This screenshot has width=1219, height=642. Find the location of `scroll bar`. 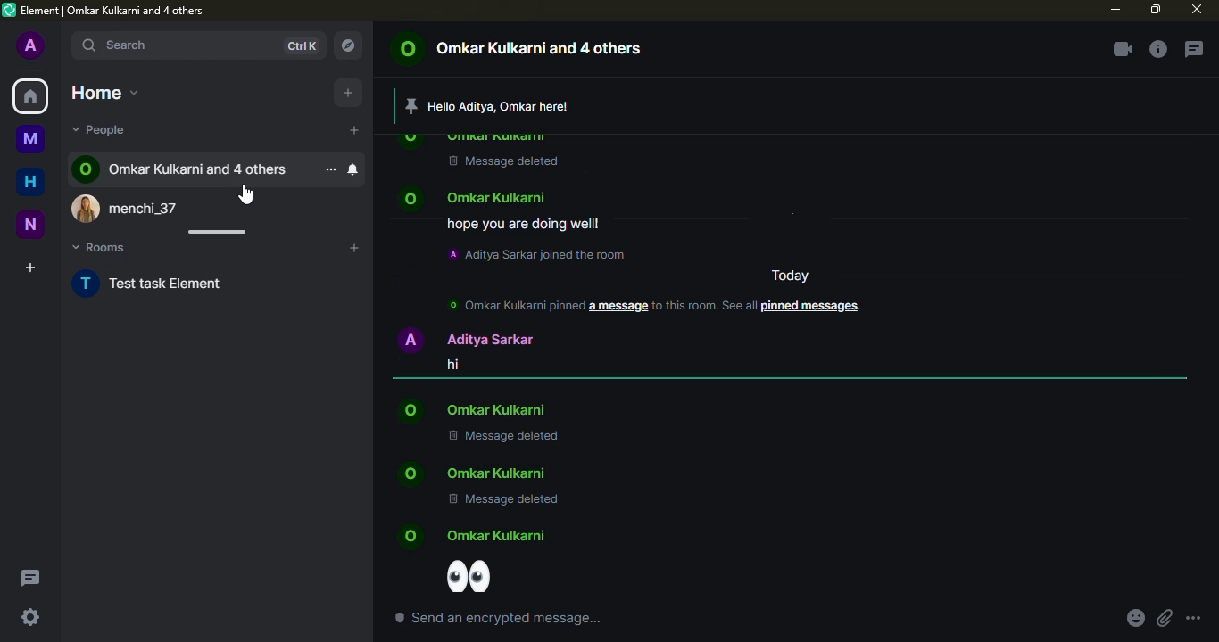

scroll bar is located at coordinates (216, 232).